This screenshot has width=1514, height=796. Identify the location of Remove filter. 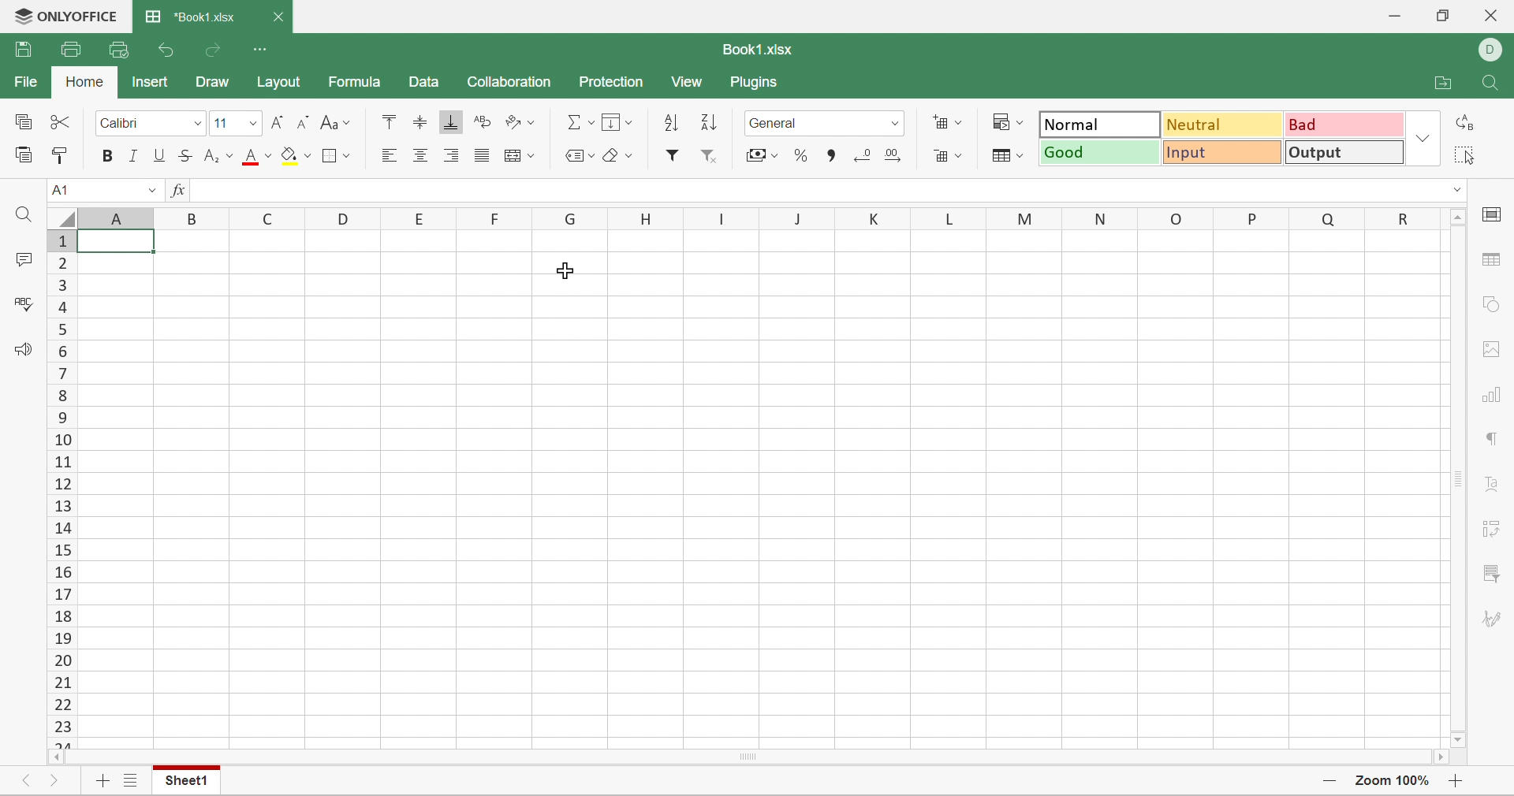
(708, 158).